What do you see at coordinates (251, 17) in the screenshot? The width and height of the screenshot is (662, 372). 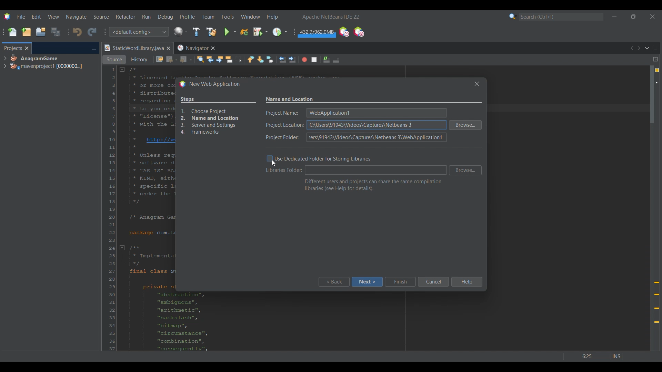 I see `Window menu` at bounding box center [251, 17].